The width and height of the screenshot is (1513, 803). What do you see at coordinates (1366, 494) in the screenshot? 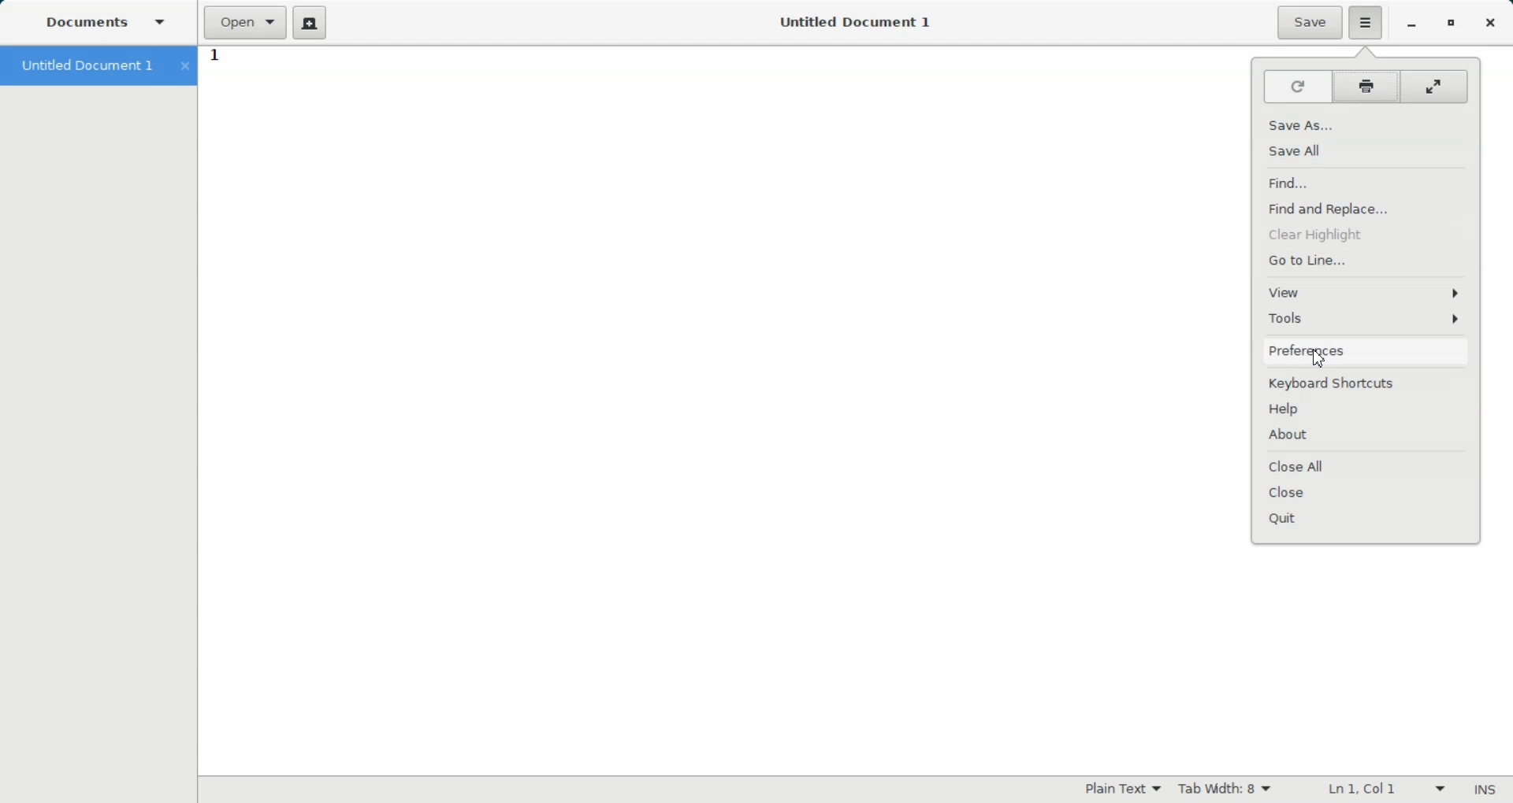
I see `Close` at bounding box center [1366, 494].